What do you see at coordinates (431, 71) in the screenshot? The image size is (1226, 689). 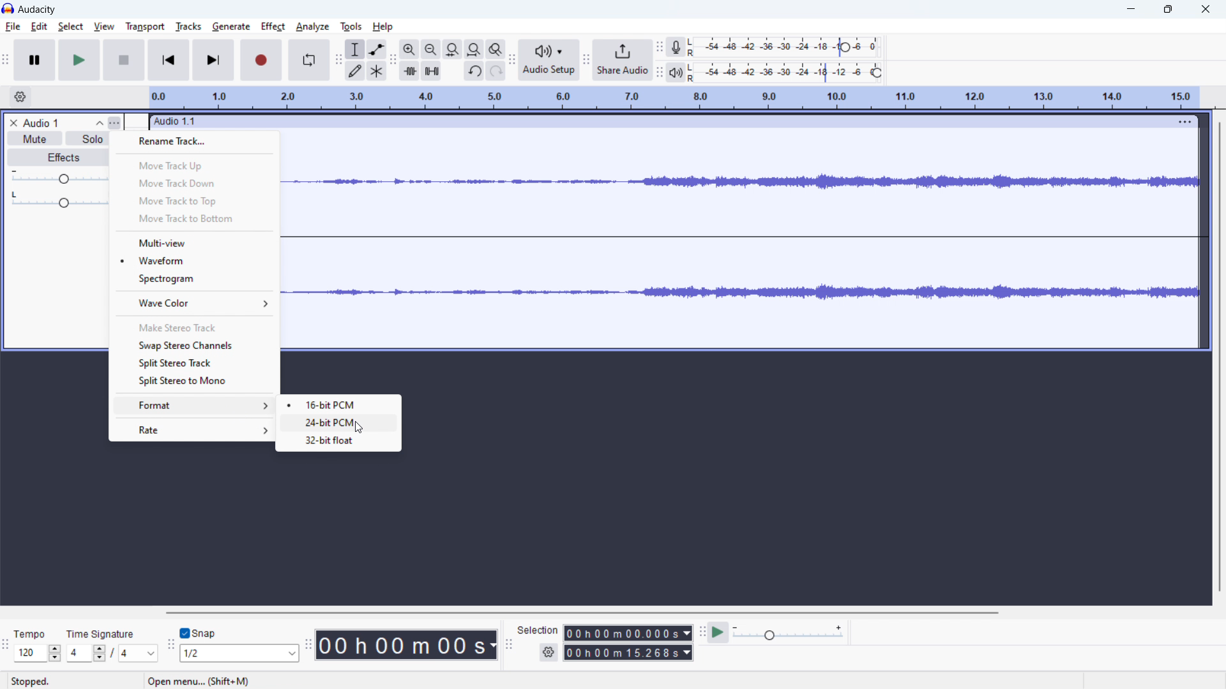 I see `silence audio selection` at bounding box center [431, 71].